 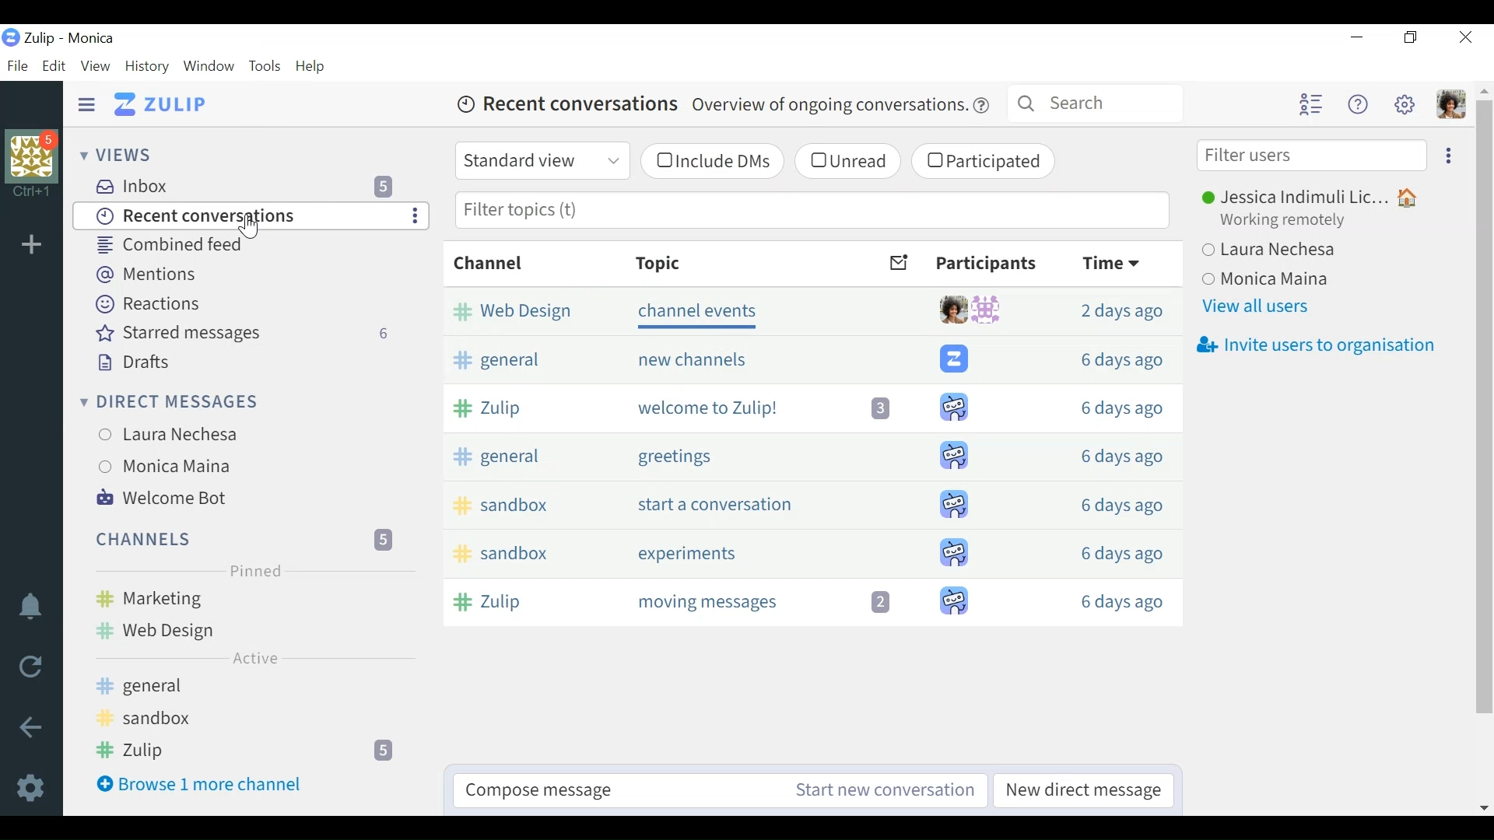 I want to click on Ellipsis, so click(x=1447, y=155).